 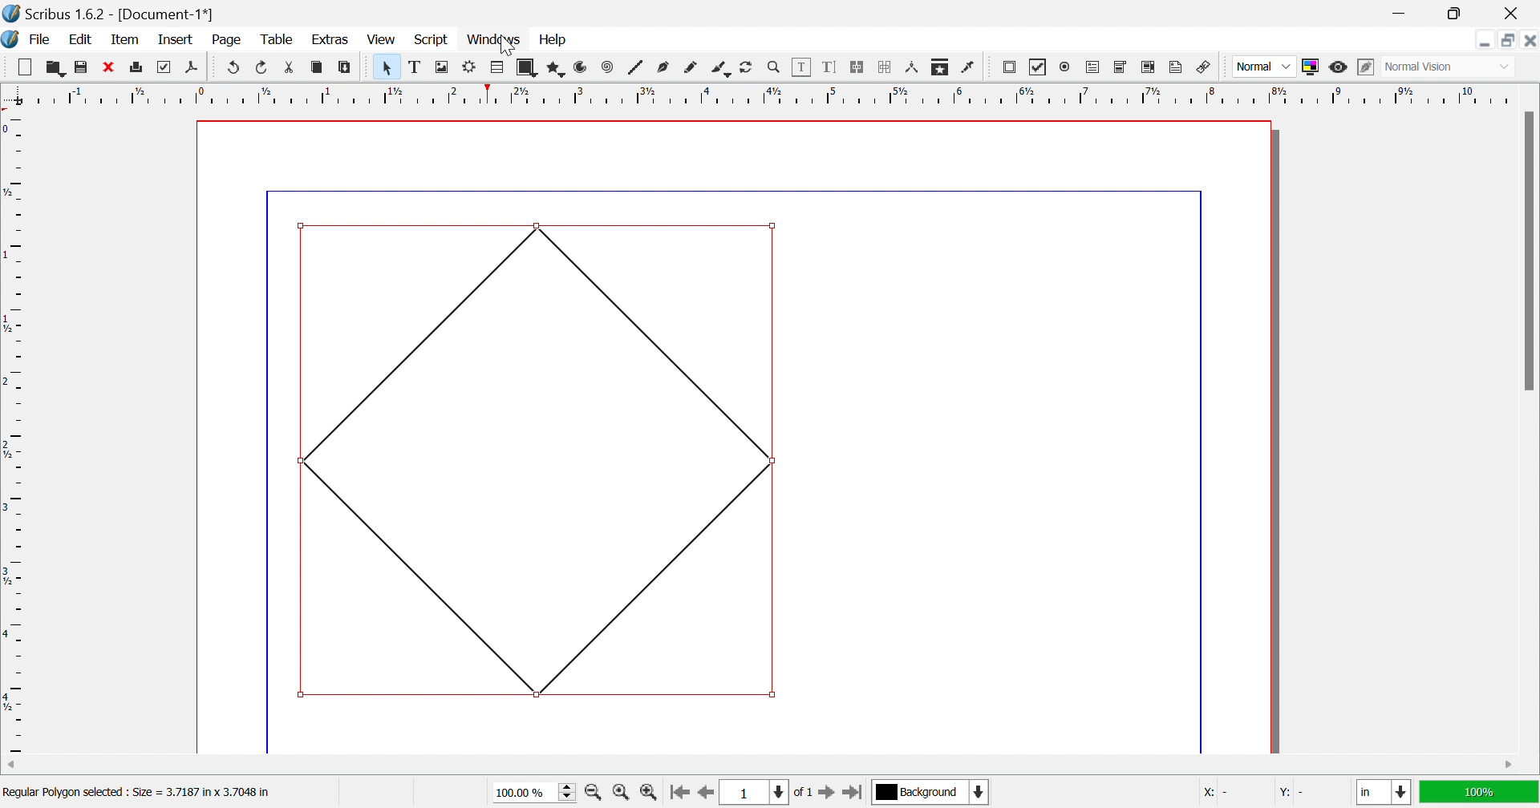 What do you see at coordinates (594, 795) in the screenshot?
I see `Zoom out by the stepping value in Tools preferences` at bounding box center [594, 795].